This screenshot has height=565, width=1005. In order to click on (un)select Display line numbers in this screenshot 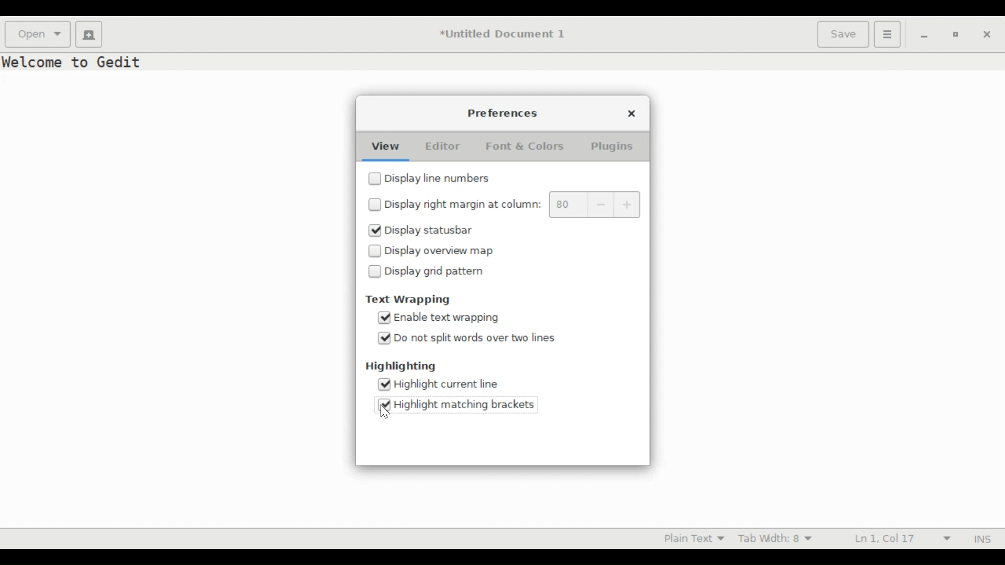, I will do `click(444, 179)`.